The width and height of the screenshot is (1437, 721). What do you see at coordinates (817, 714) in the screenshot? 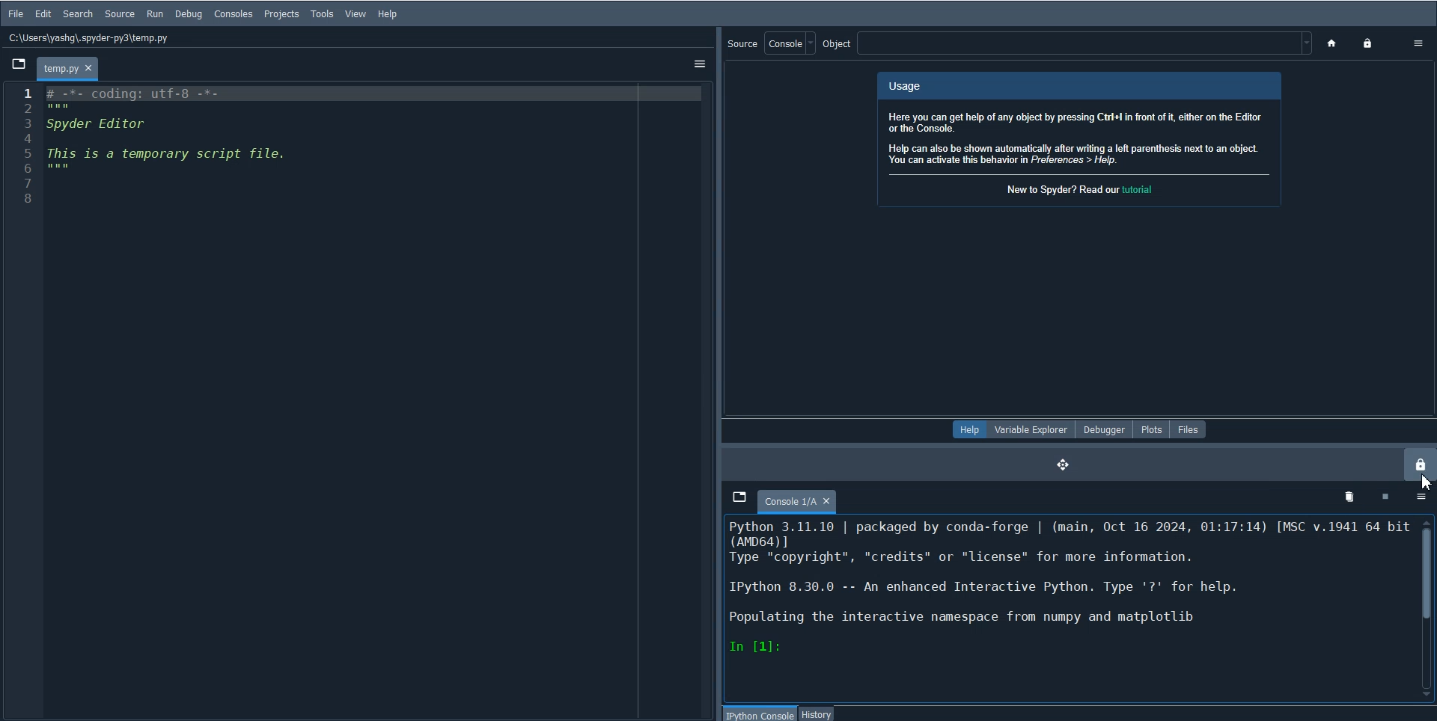
I see `History` at bounding box center [817, 714].